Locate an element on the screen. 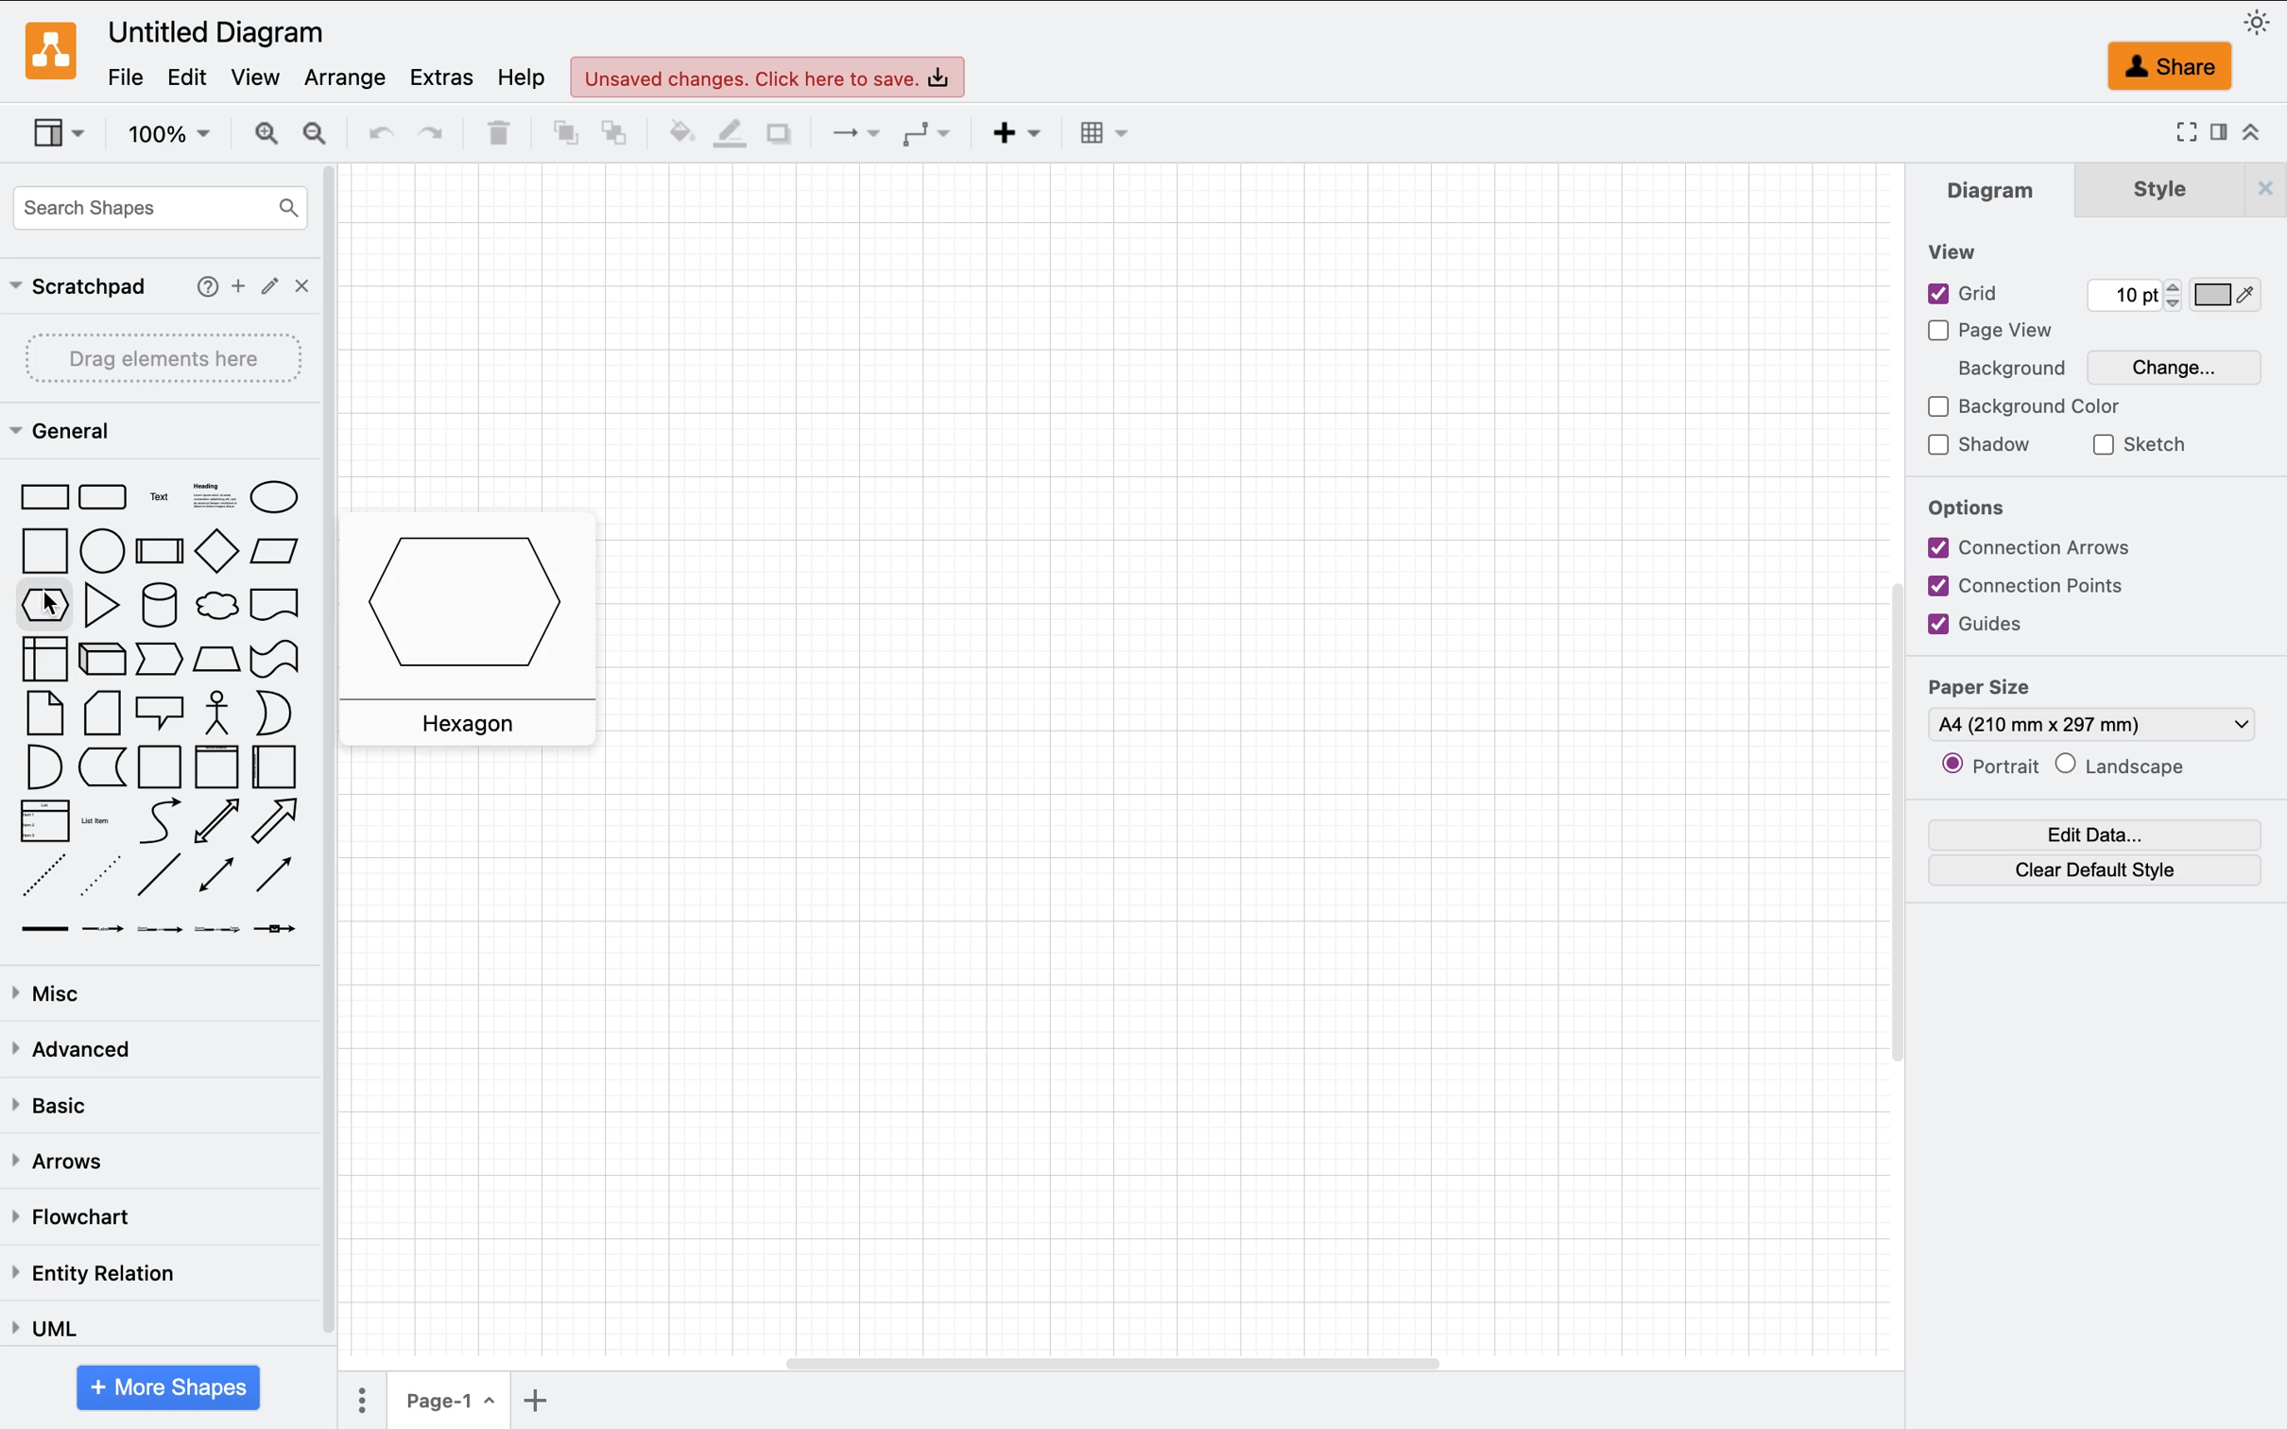 The height and width of the screenshot is (1429, 2287). redo is located at coordinates (439, 136).